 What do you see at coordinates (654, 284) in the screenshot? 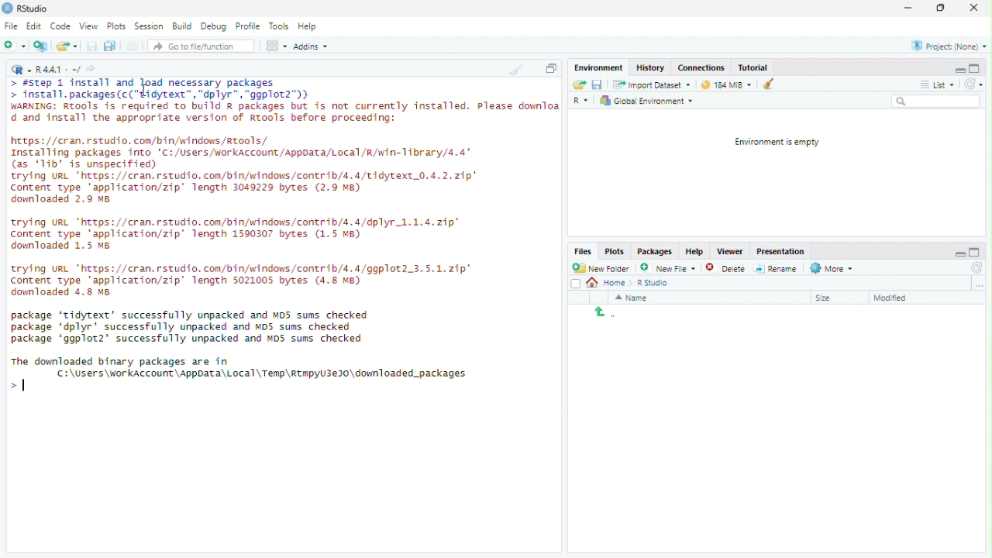
I see `R Studio` at bounding box center [654, 284].